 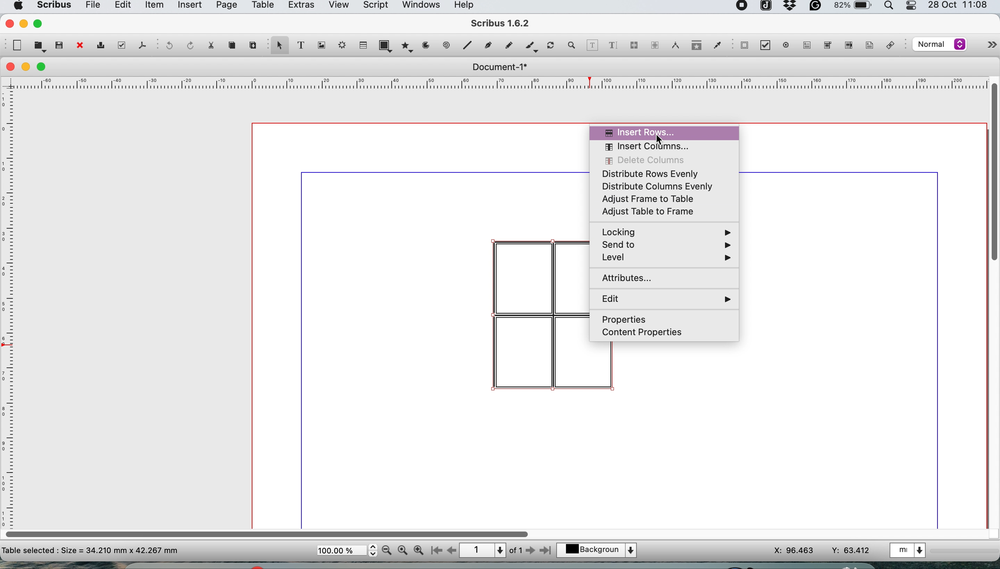 I want to click on render frame, so click(x=340, y=45).